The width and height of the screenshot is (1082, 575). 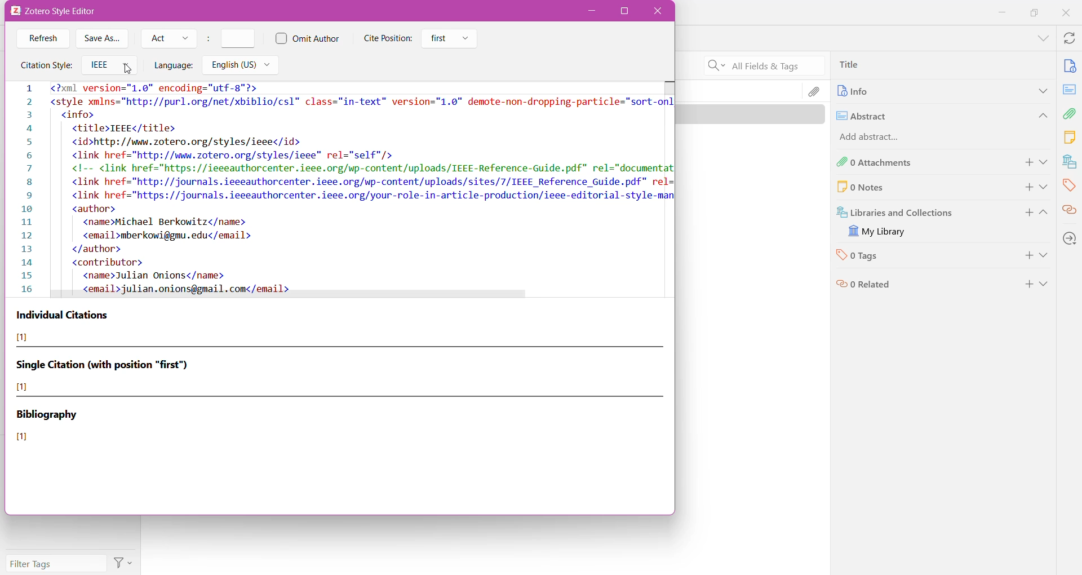 I want to click on Current Citation Style, so click(x=340, y=186).